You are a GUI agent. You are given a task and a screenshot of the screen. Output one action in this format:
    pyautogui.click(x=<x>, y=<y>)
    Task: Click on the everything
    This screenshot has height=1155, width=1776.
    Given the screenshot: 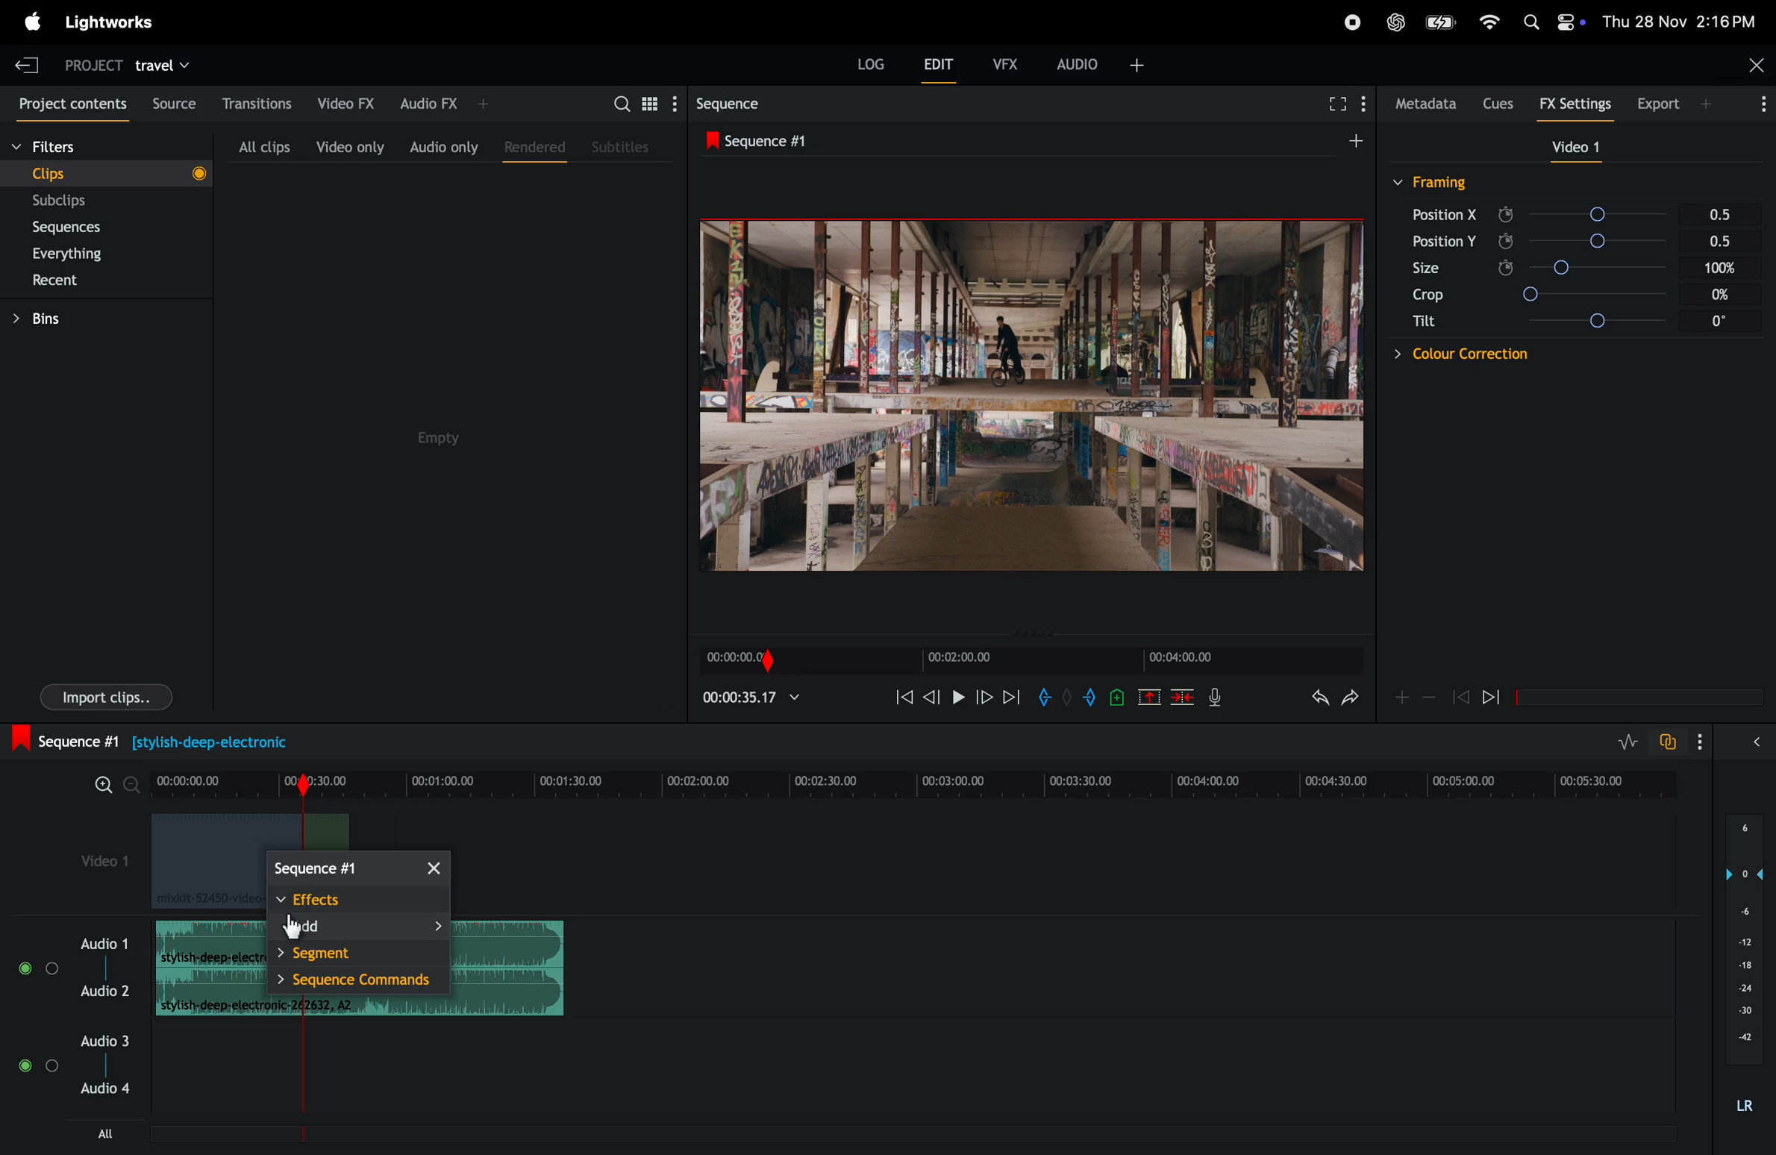 What is the action you would take?
    pyautogui.click(x=81, y=254)
    